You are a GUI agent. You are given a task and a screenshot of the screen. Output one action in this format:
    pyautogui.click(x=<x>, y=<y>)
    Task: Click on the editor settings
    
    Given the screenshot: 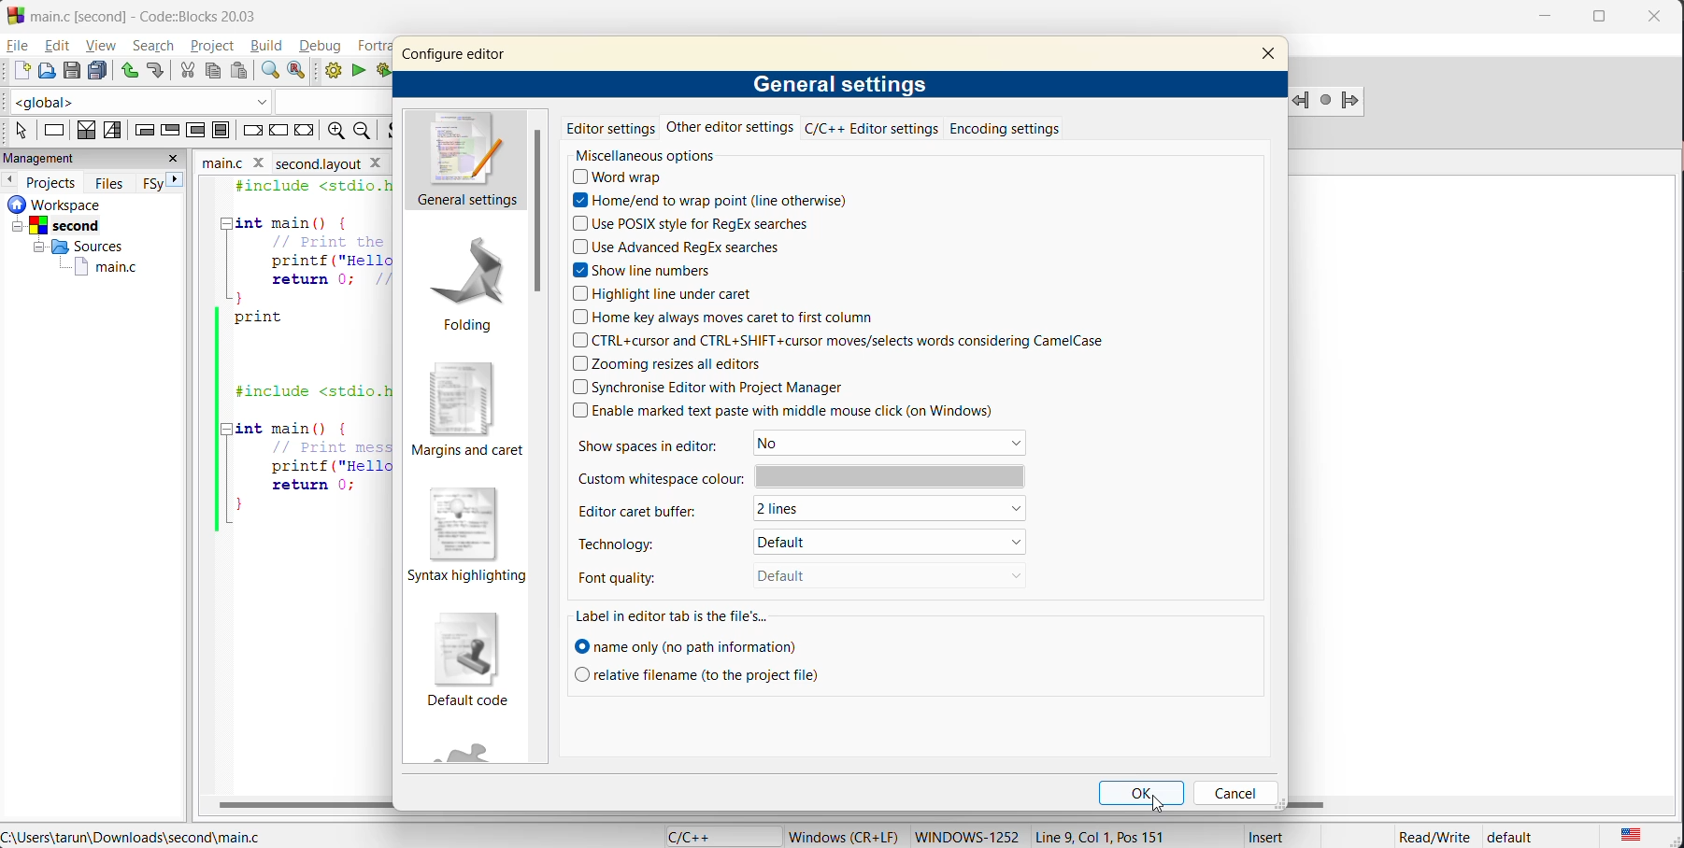 What is the action you would take?
    pyautogui.click(x=613, y=127)
    